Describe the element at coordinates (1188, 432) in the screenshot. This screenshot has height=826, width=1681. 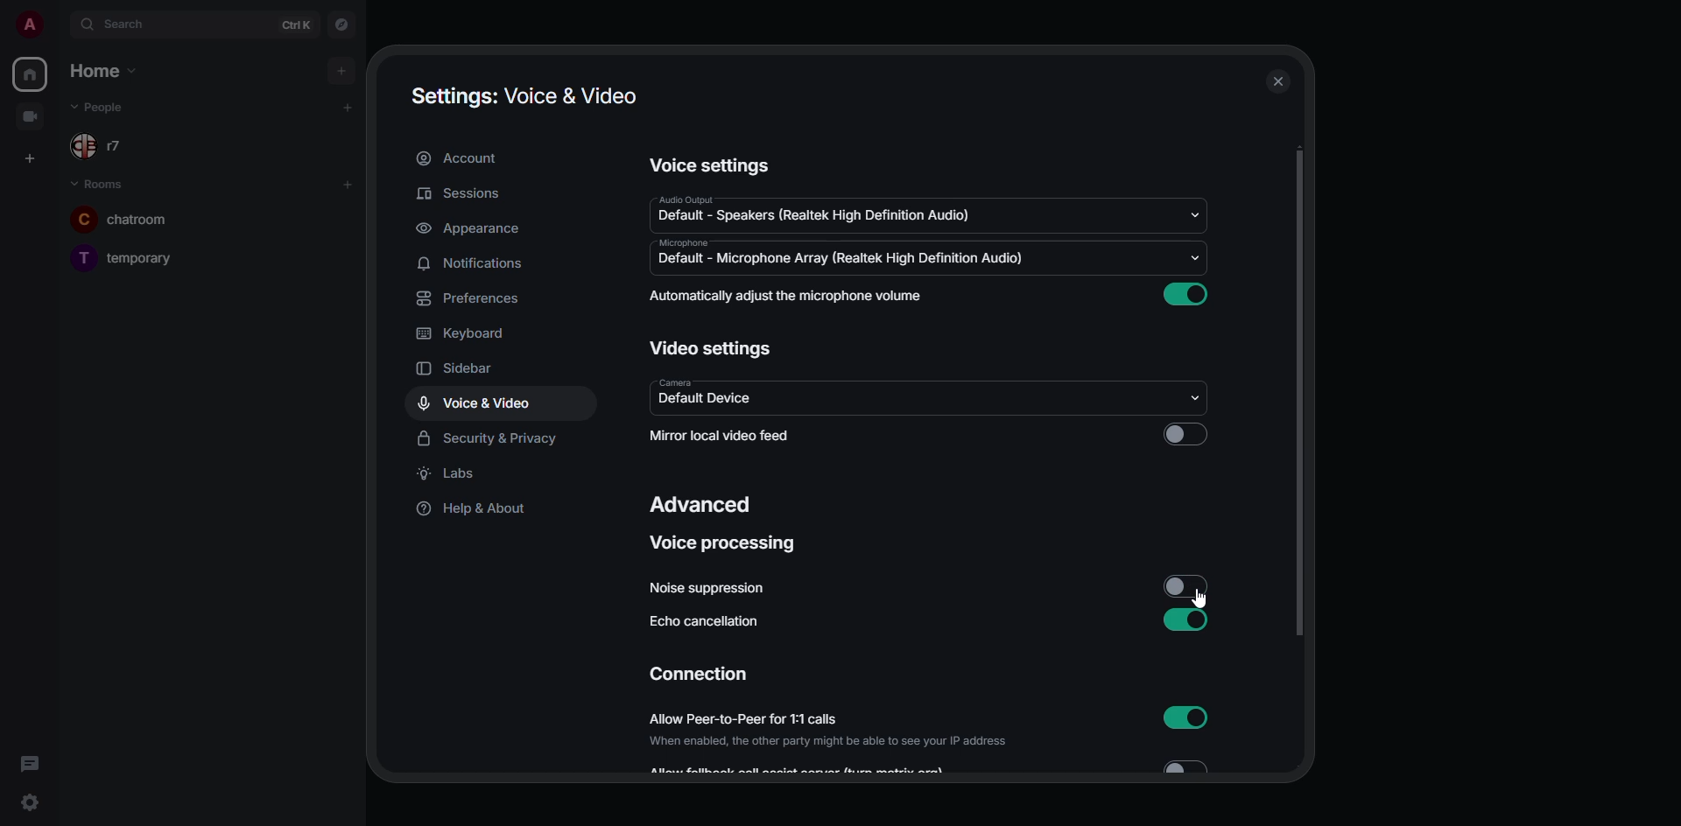
I see `click to enable` at that location.